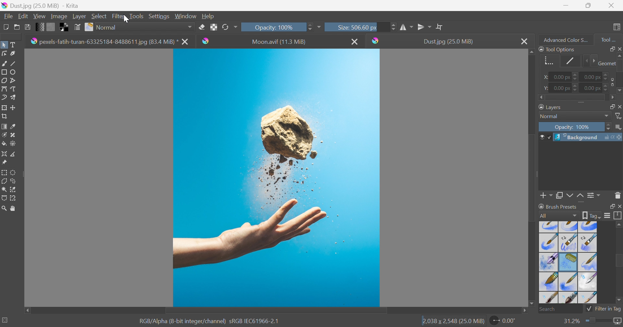 The height and width of the screenshot is (327, 623). What do you see at coordinates (5, 171) in the screenshot?
I see `Rectangular selection tool` at bounding box center [5, 171].